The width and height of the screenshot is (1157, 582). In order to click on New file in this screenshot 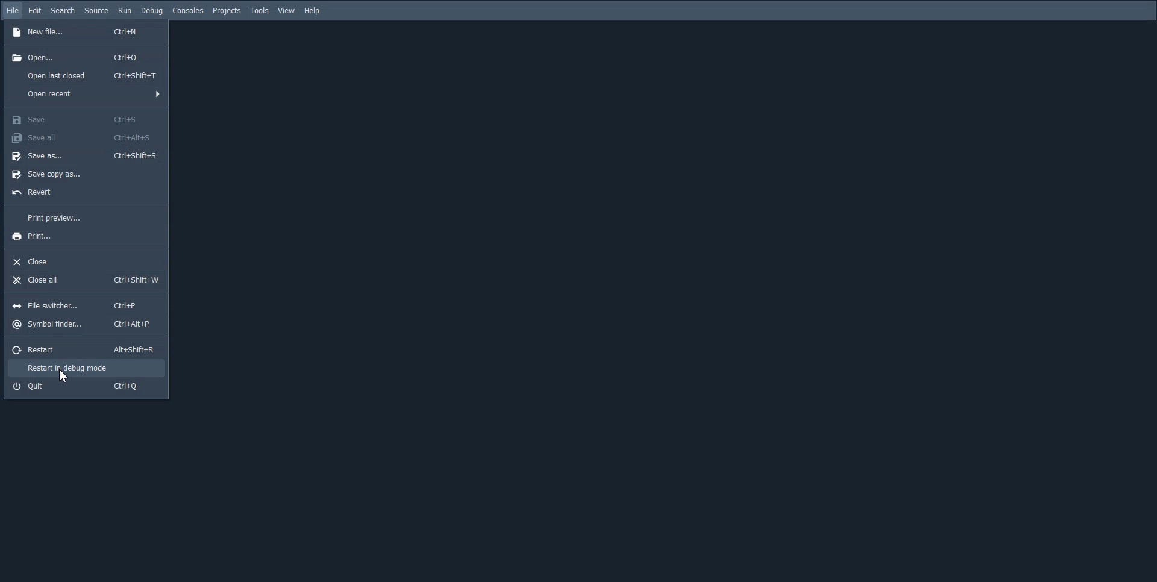, I will do `click(84, 33)`.